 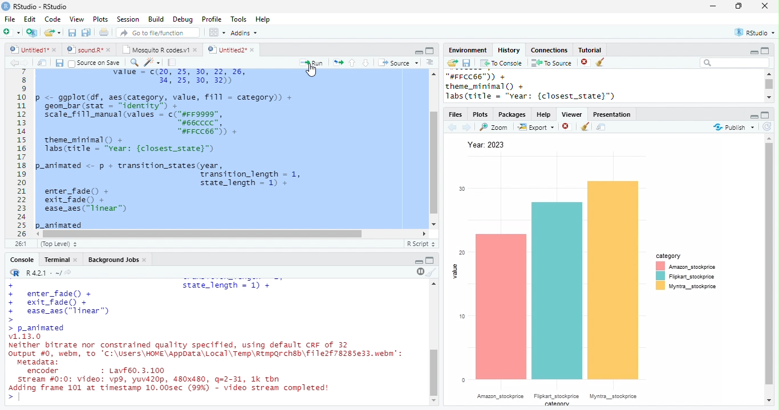 I want to click on Maximize, so click(x=430, y=260).